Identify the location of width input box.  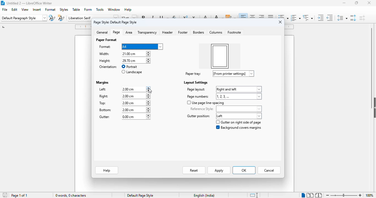
(132, 54).